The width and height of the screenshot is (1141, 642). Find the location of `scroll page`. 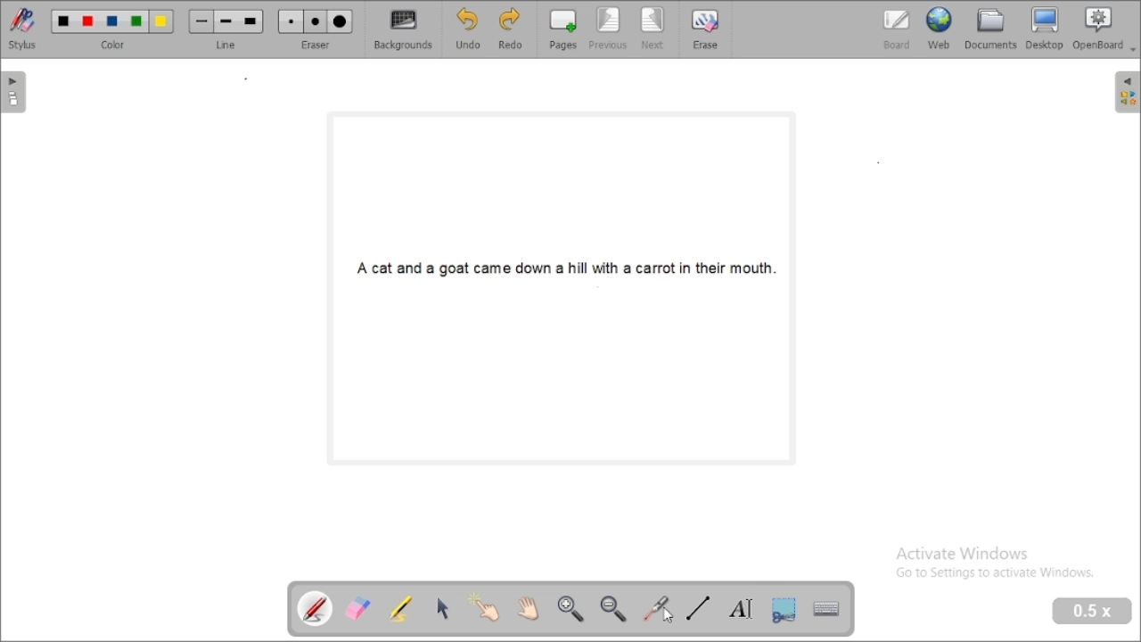

scroll page is located at coordinates (529, 609).